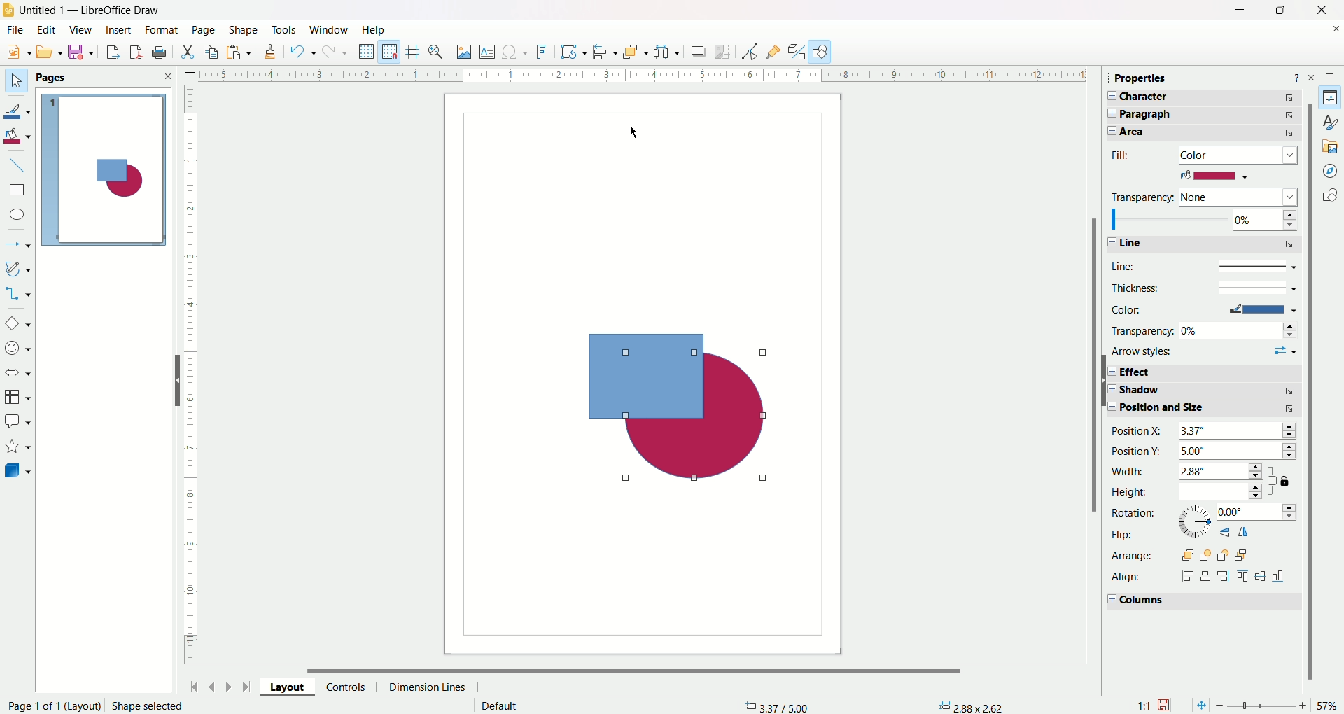  Describe the element at coordinates (430, 686) in the screenshot. I see `dimension lines` at that location.